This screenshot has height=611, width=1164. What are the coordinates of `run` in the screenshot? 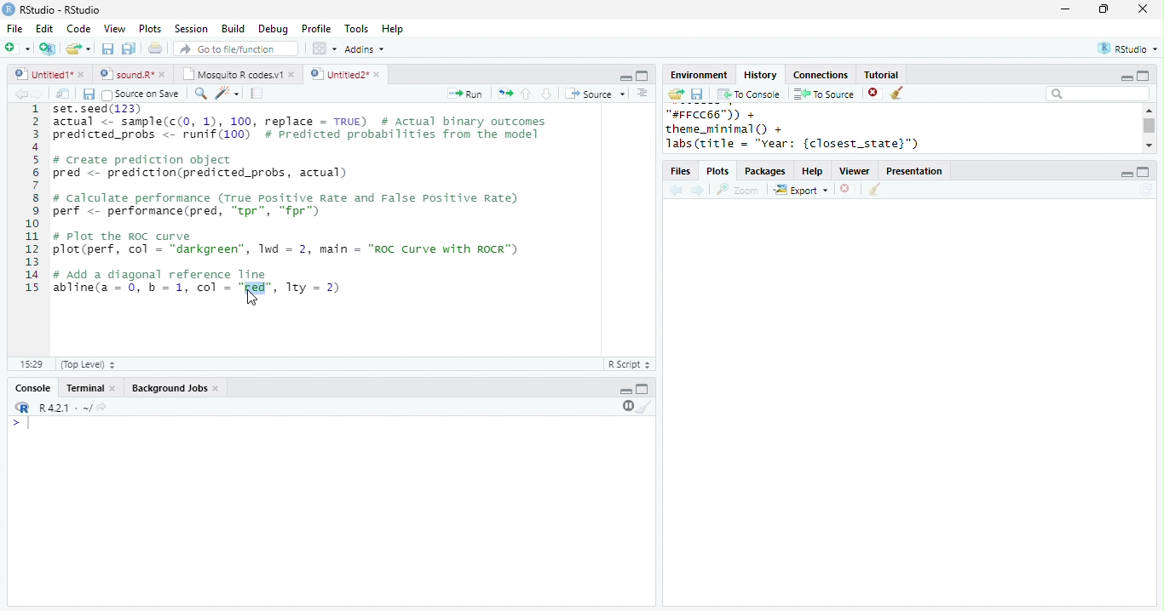 It's located at (464, 94).